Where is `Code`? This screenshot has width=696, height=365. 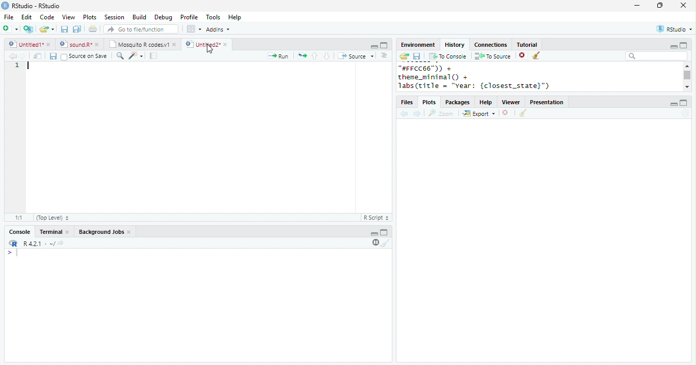
Code is located at coordinates (47, 17).